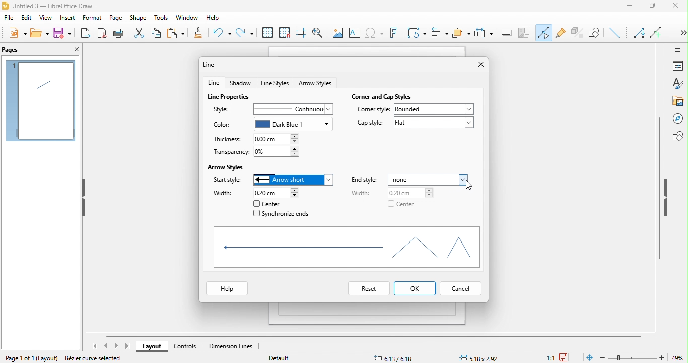 The image size is (688, 363). What do you see at coordinates (394, 358) in the screenshot?
I see `6.13/6.18` at bounding box center [394, 358].